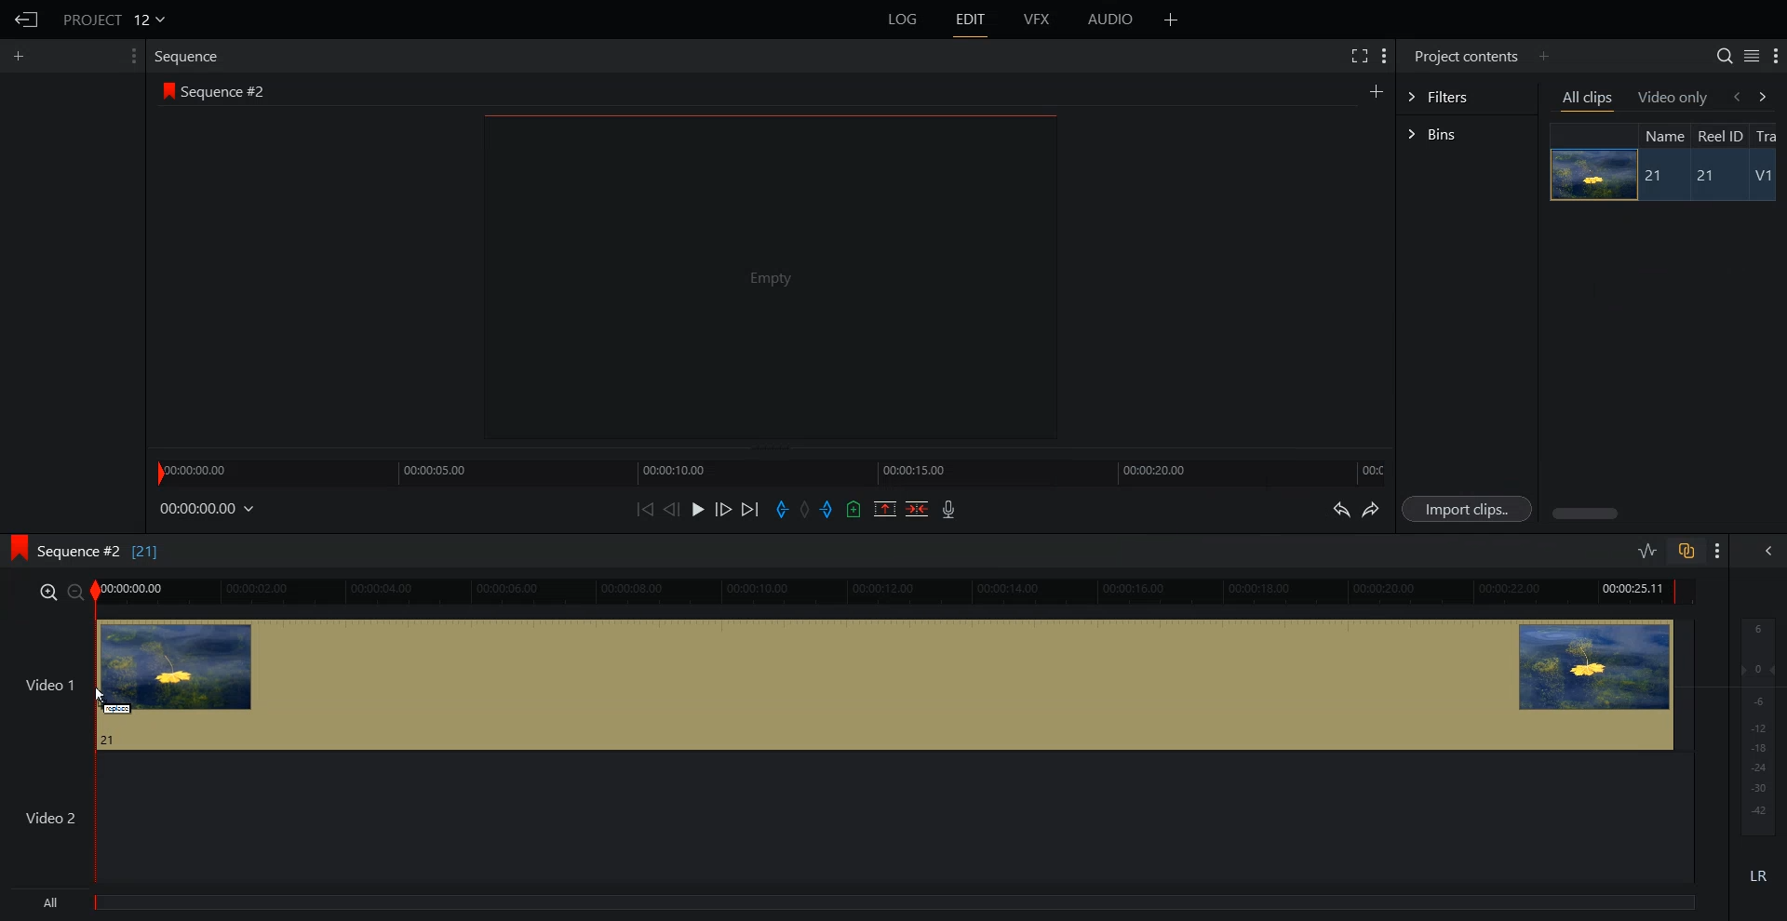 The image size is (1787, 921). I want to click on Add Panel, so click(1543, 57).